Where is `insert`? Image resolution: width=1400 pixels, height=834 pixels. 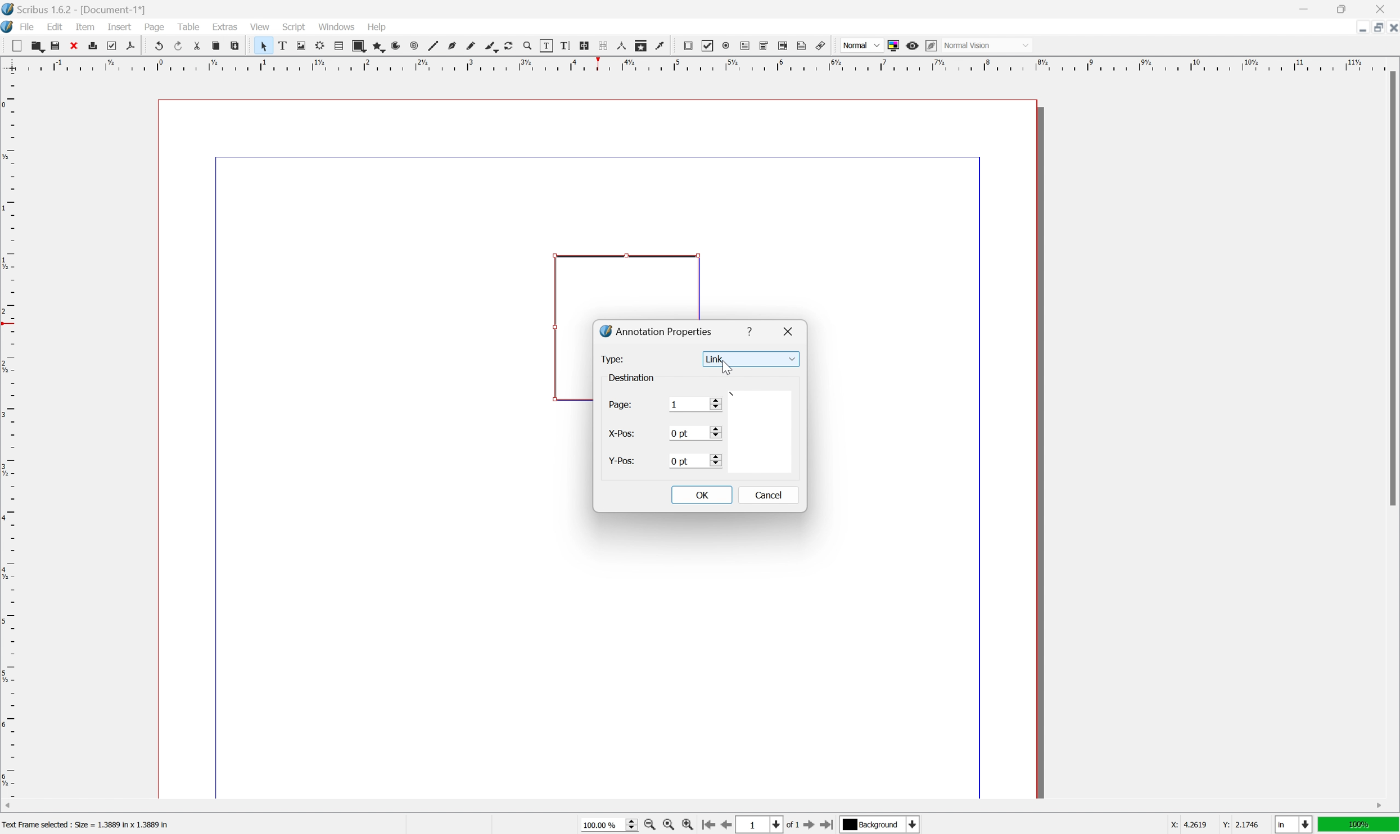
insert is located at coordinates (120, 27).